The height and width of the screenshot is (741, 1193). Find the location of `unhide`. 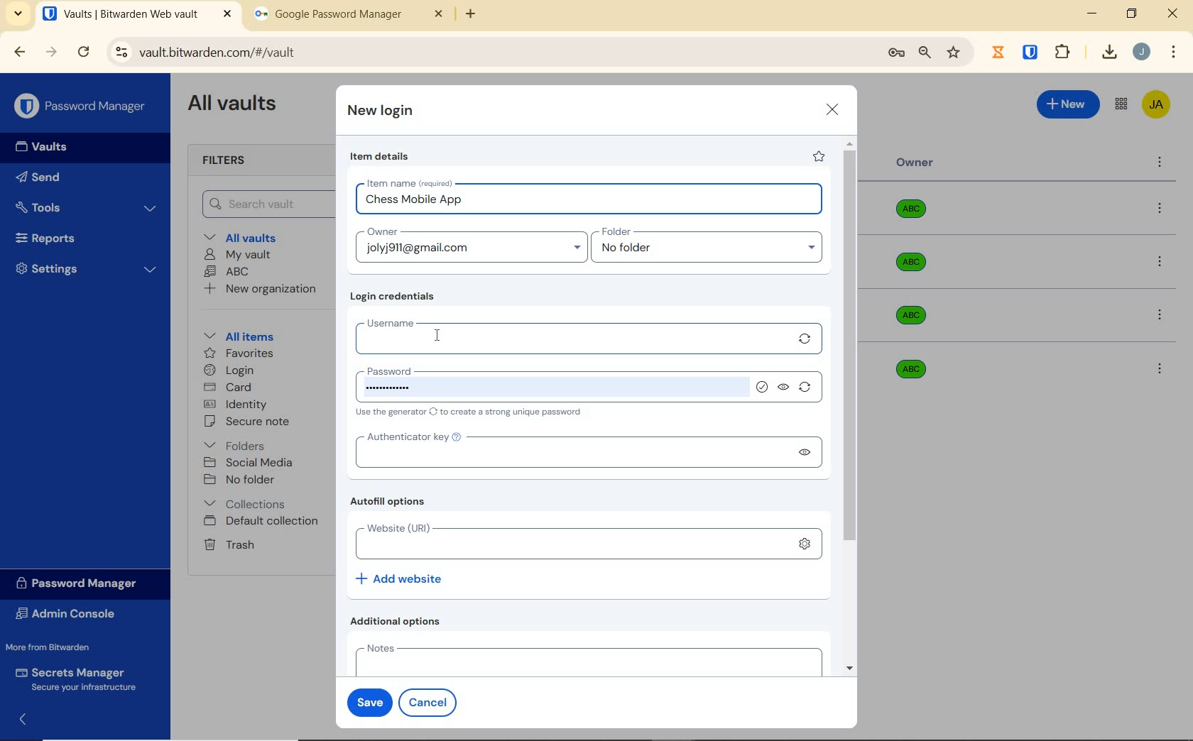

unhide is located at coordinates (808, 456).